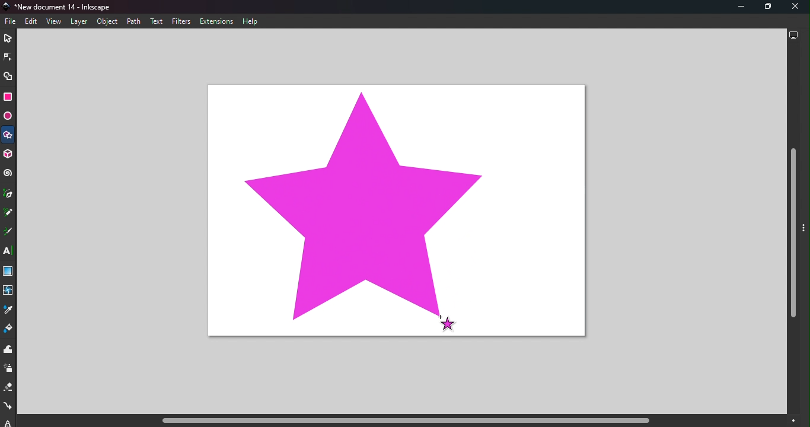 The width and height of the screenshot is (810, 427). Describe the element at coordinates (8, 98) in the screenshot. I see `Rectangle tool` at that location.